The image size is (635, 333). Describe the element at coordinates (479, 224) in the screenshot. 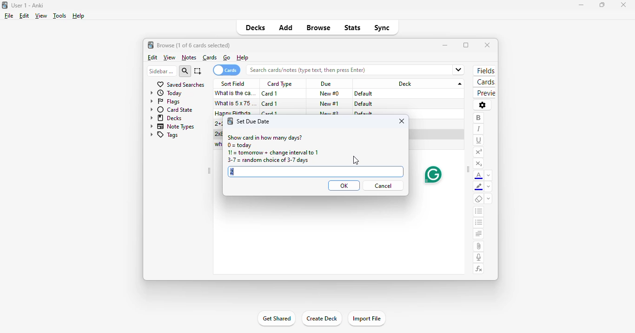

I see `ordered list` at that location.